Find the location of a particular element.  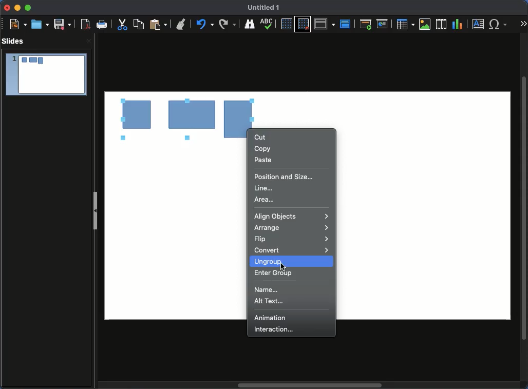

Name is located at coordinates (265, 7).